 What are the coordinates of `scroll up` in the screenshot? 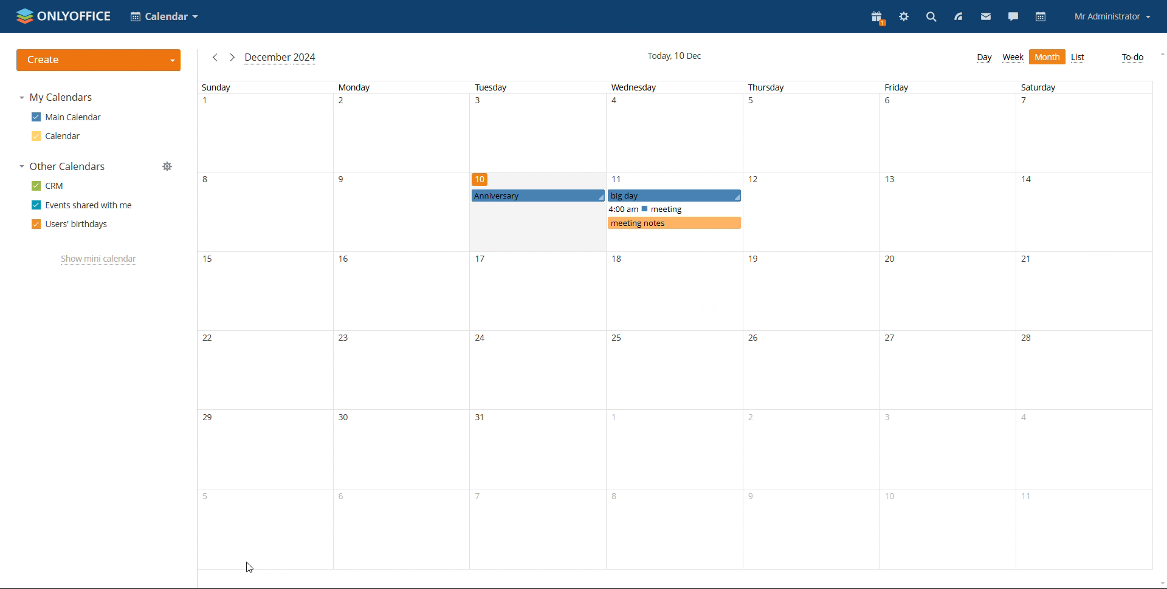 It's located at (1160, 53).